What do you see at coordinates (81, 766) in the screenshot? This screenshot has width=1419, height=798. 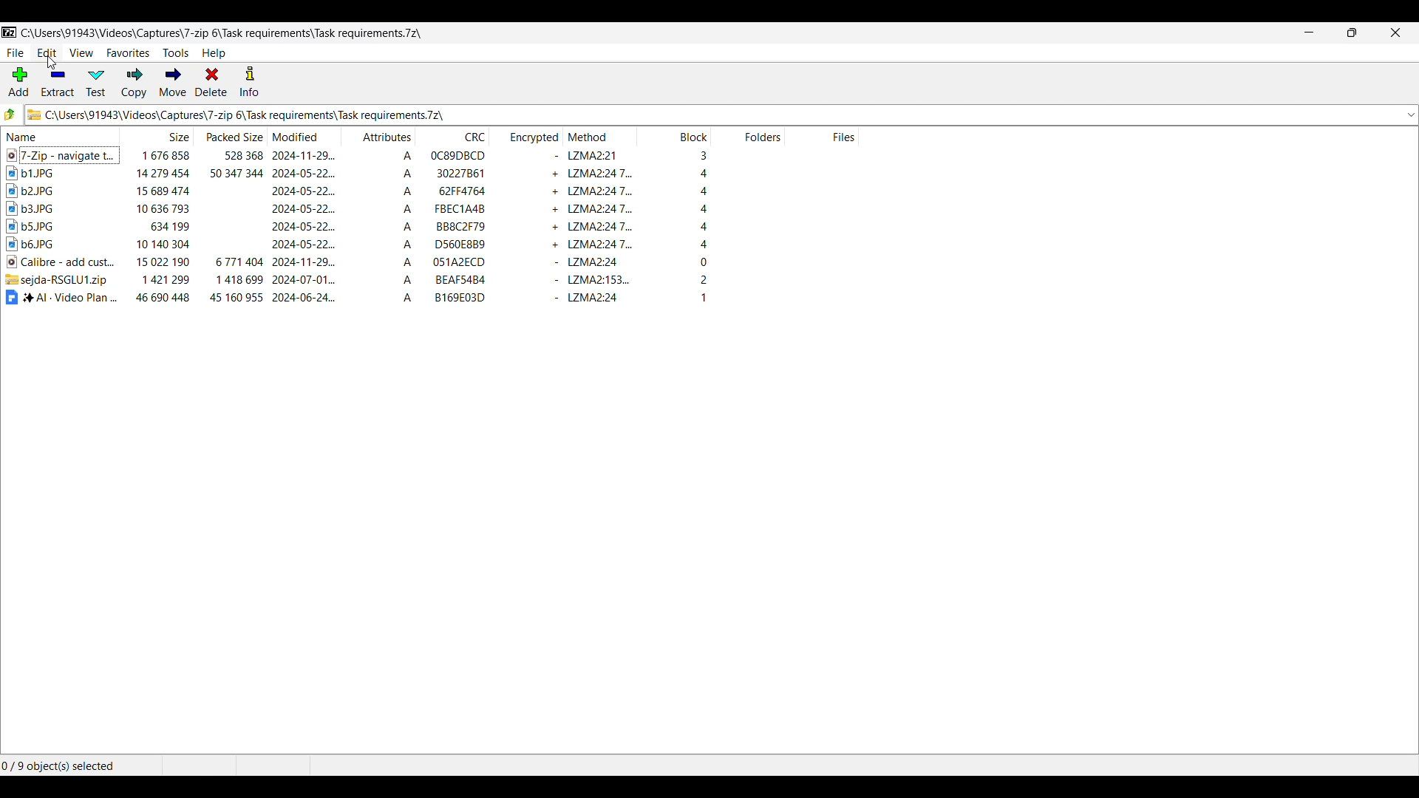 I see `Selected files and folders out of the total number of files and folders in the current folder` at bounding box center [81, 766].